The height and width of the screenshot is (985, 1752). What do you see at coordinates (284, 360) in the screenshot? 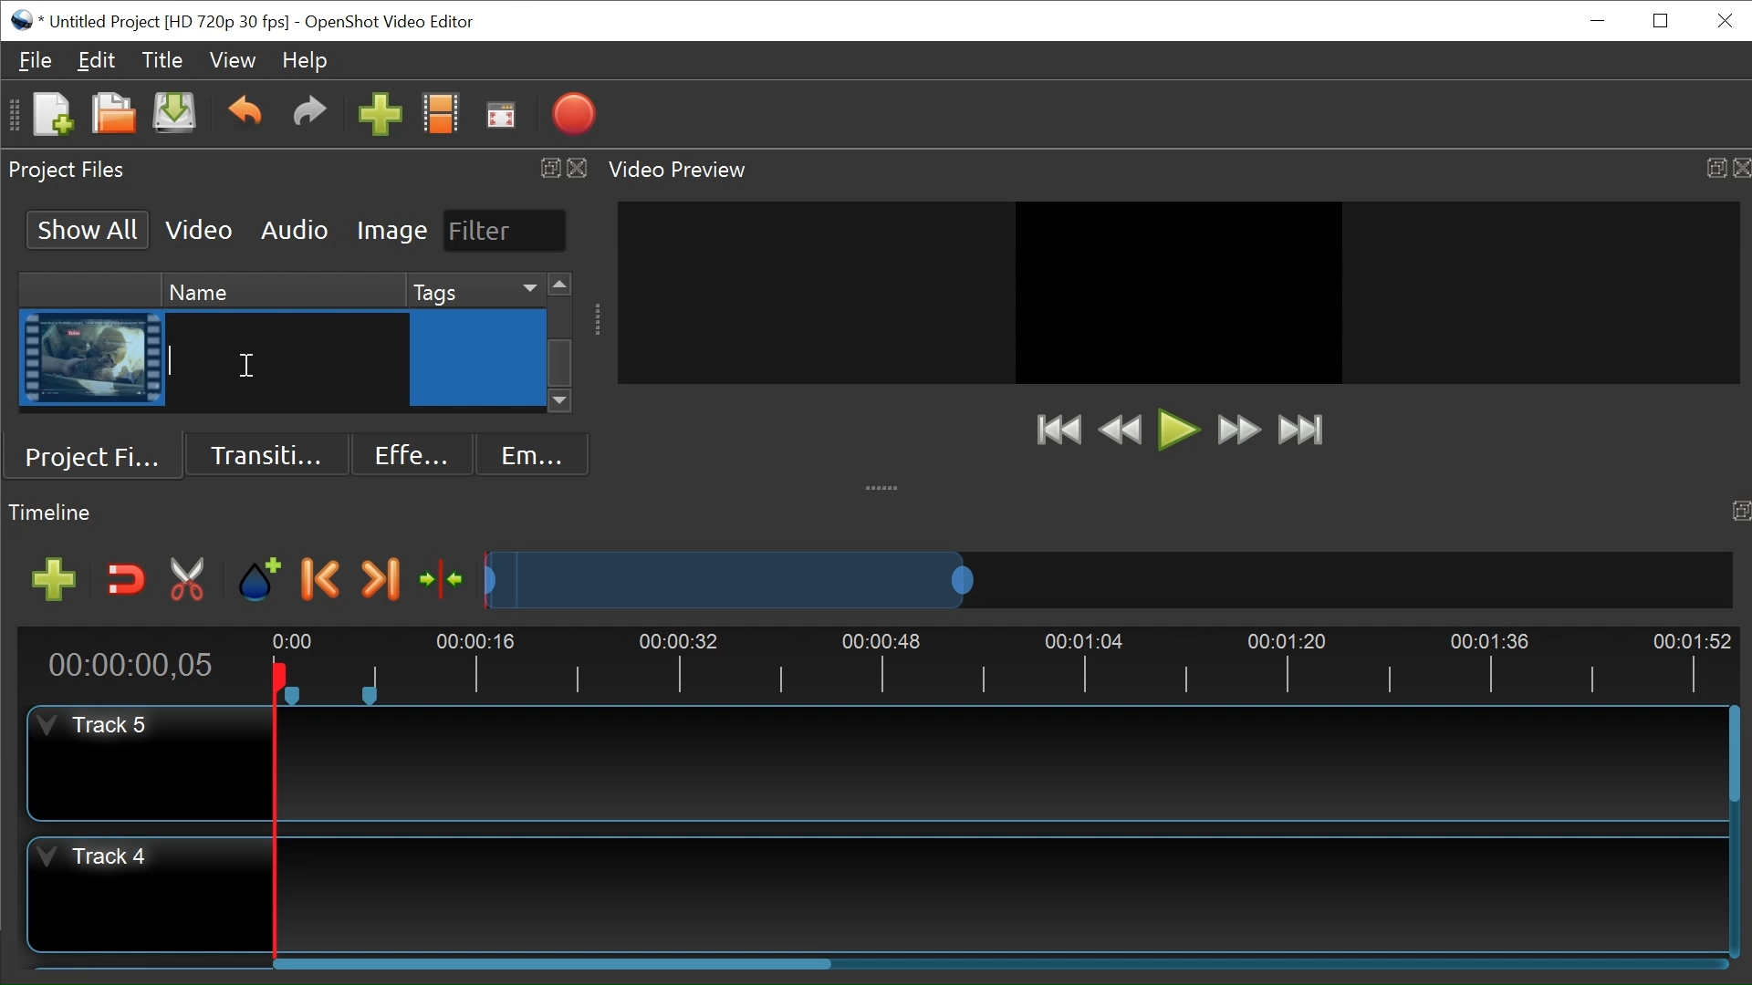
I see `Clip Name` at bounding box center [284, 360].